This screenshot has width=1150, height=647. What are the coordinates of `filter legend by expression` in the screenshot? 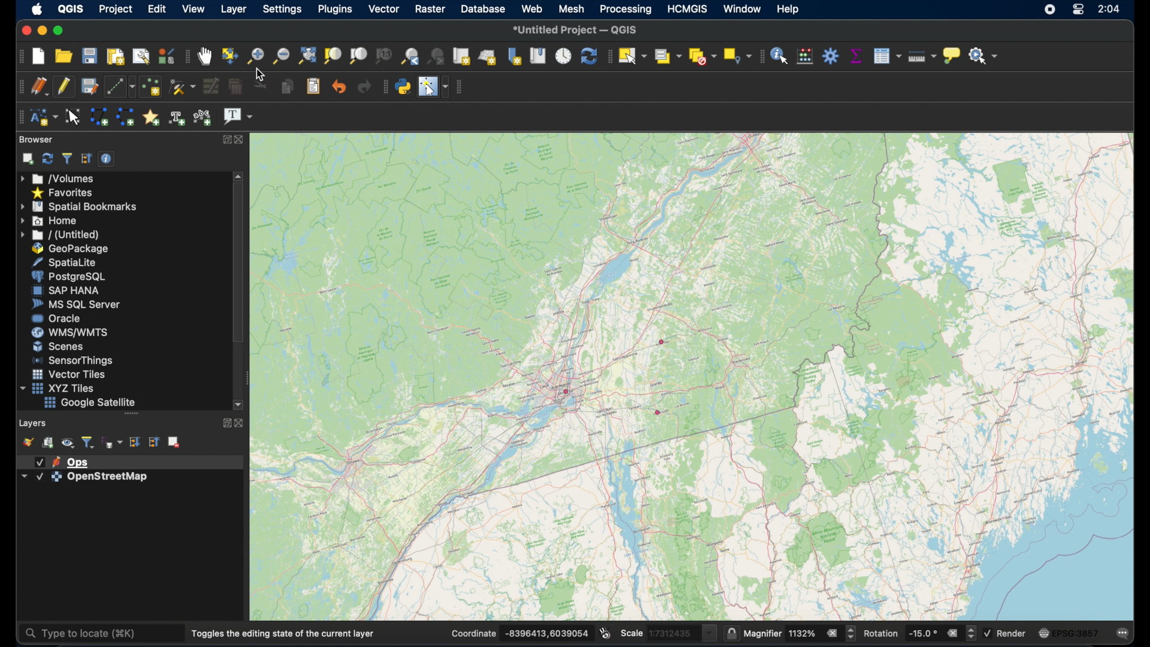 It's located at (112, 443).